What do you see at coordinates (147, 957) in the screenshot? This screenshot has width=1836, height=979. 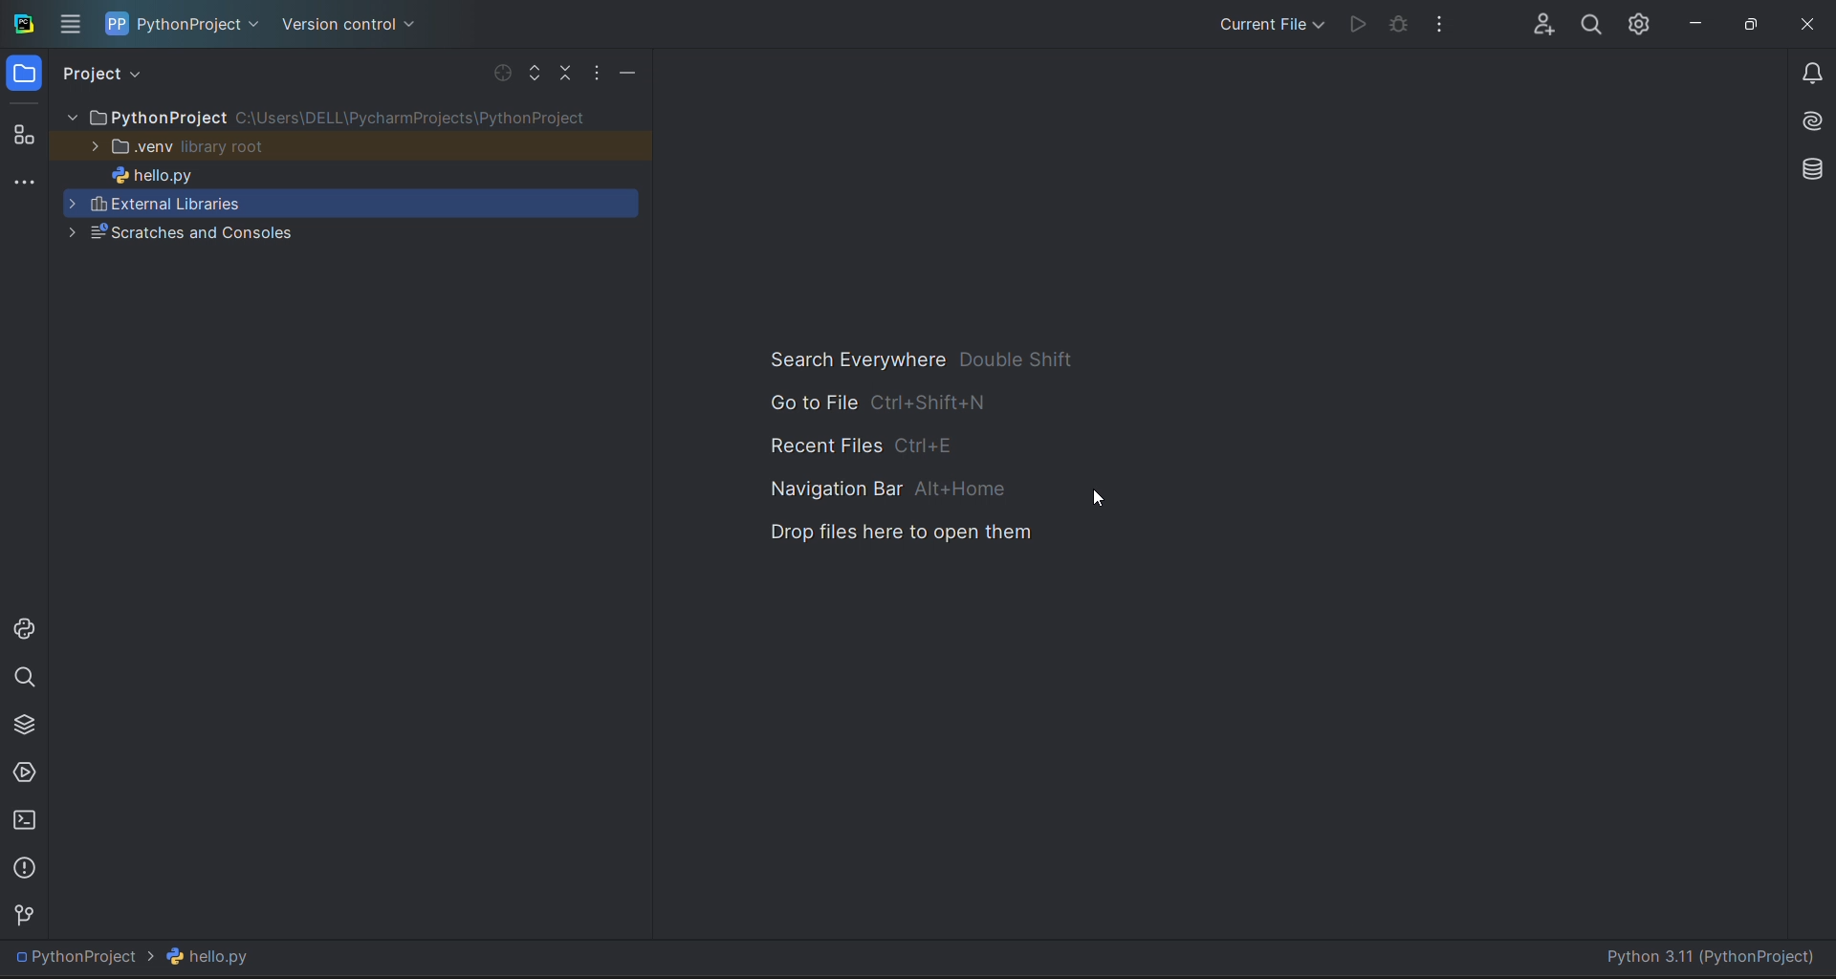 I see `PythonProject > hello.py` at bounding box center [147, 957].